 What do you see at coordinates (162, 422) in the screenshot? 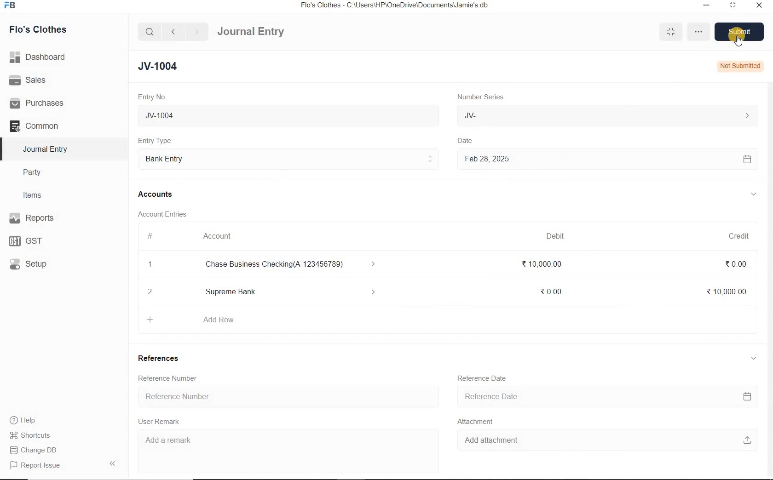
I see `User Remark` at bounding box center [162, 422].